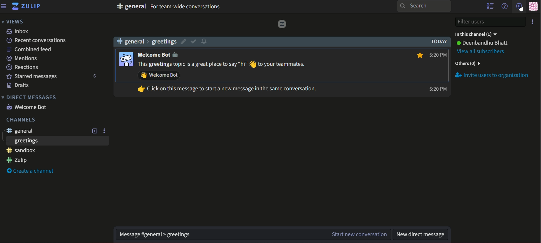 Image resolution: width=541 pixels, height=243 pixels. What do you see at coordinates (29, 49) in the screenshot?
I see `combined feed` at bounding box center [29, 49].